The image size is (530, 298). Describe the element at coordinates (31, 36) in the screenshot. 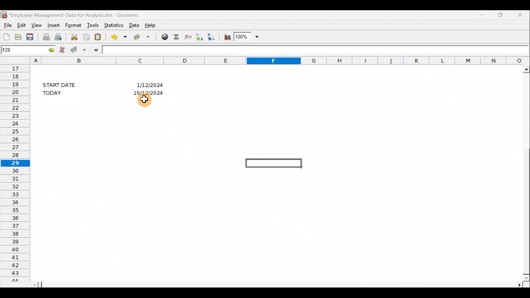

I see `Save the current workbook` at that location.